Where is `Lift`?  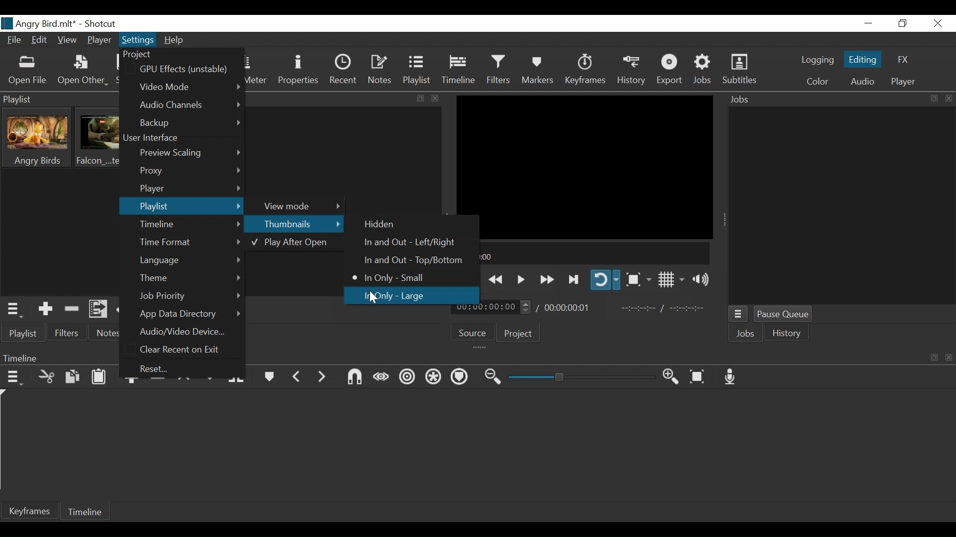 Lift is located at coordinates (186, 382).